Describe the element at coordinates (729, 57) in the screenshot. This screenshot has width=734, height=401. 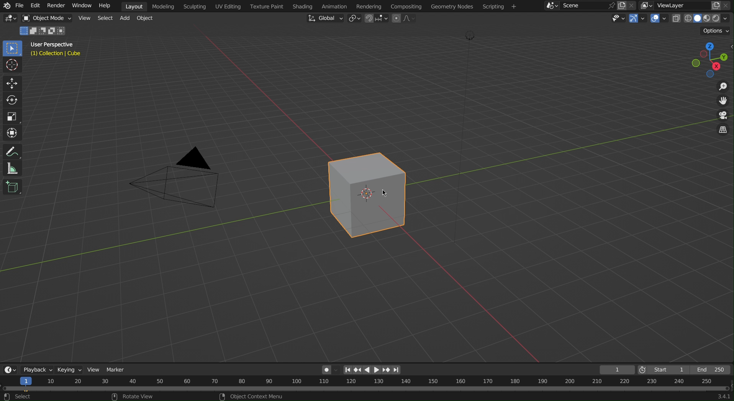
I see `open/close side bar` at that location.